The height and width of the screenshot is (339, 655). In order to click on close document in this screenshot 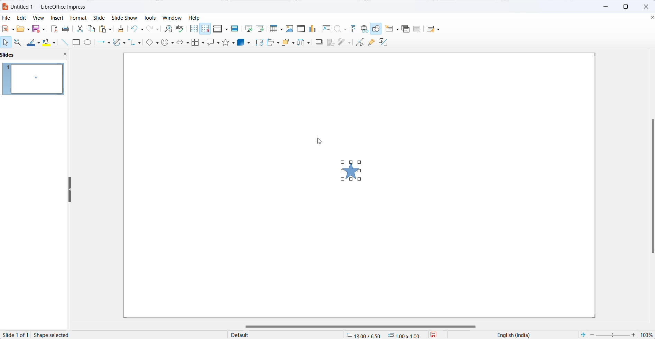, I will do `click(651, 18)`.